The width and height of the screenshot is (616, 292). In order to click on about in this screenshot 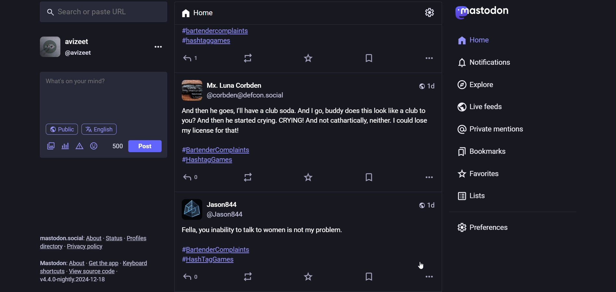, I will do `click(94, 235)`.